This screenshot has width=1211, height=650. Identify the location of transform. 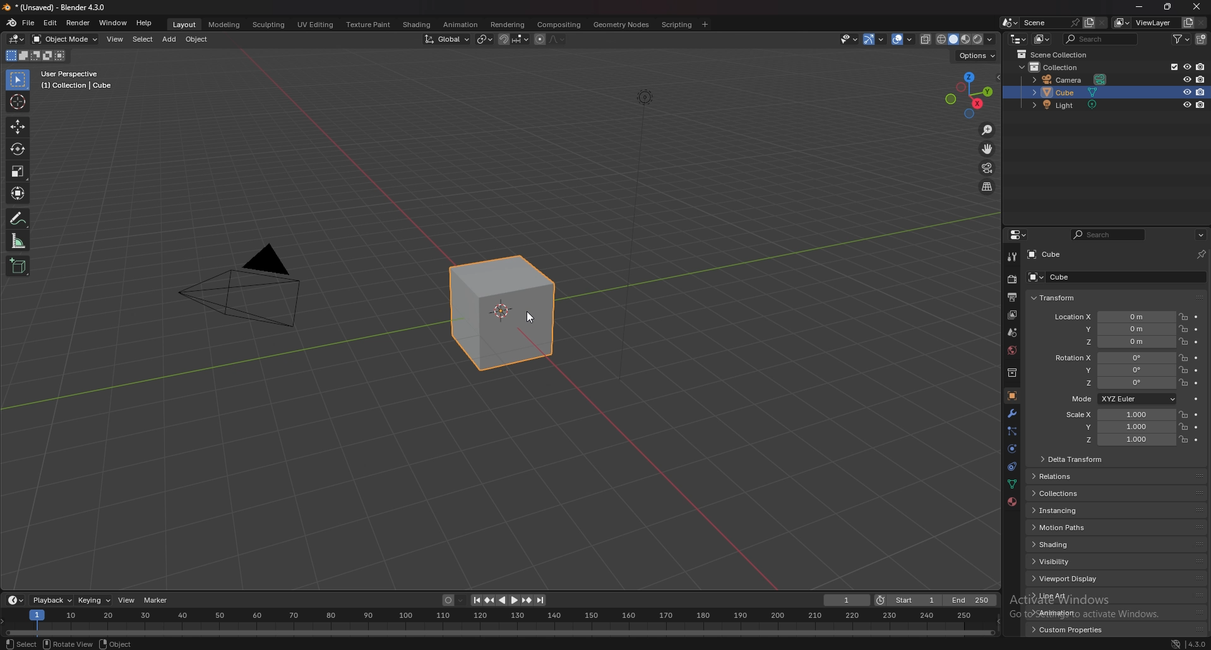
(18, 194).